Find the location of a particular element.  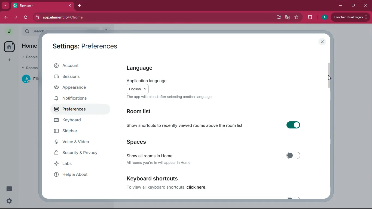

profile is located at coordinates (324, 17).